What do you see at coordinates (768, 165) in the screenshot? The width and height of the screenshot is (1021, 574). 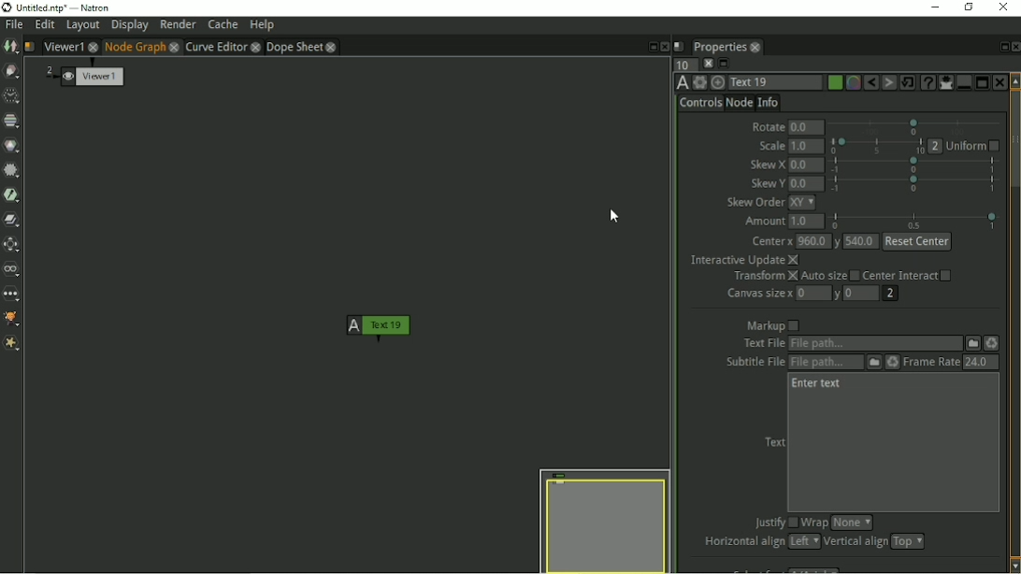 I see `Skew X` at bounding box center [768, 165].